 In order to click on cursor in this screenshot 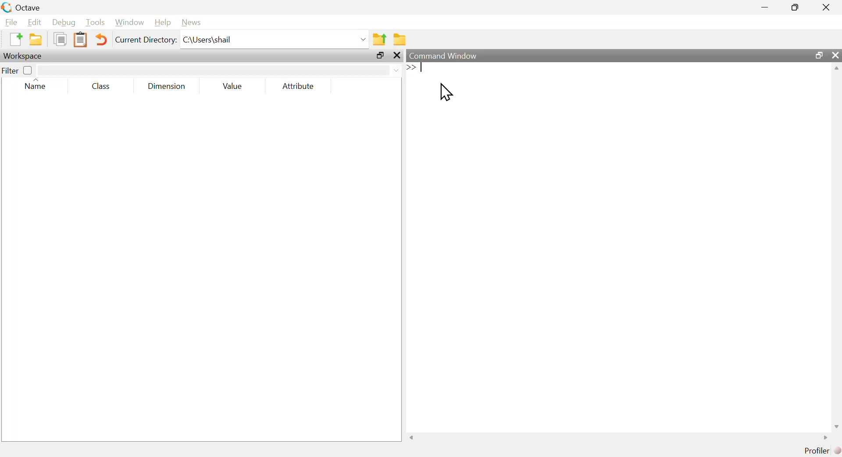, I will do `click(448, 92)`.